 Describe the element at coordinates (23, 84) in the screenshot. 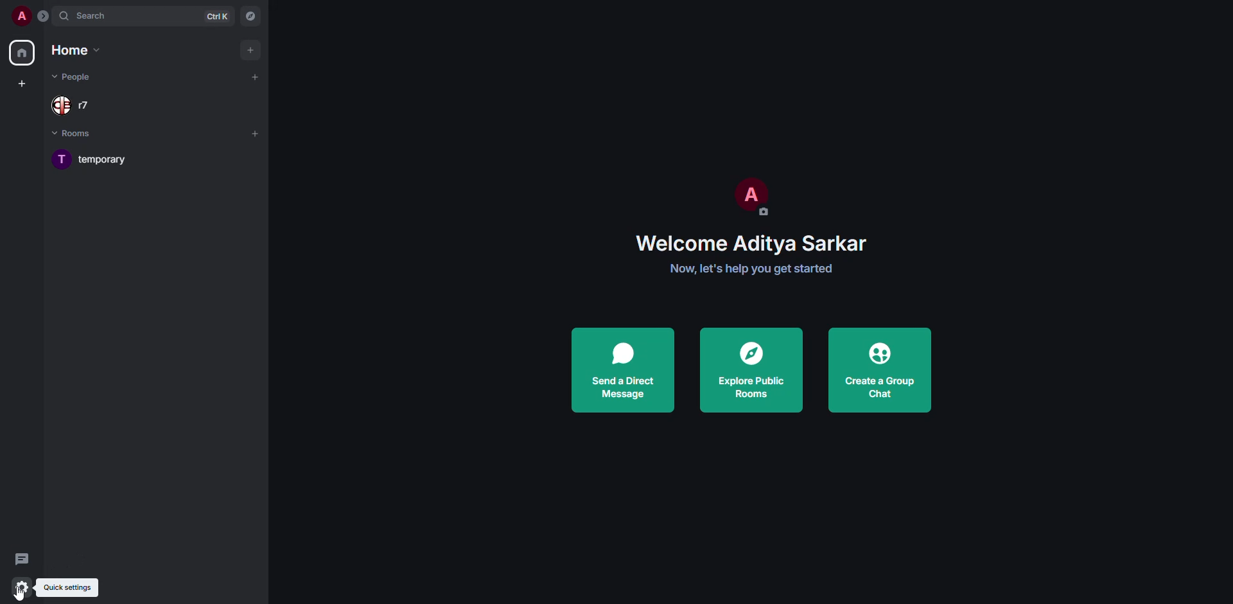

I see `create space` at that location.